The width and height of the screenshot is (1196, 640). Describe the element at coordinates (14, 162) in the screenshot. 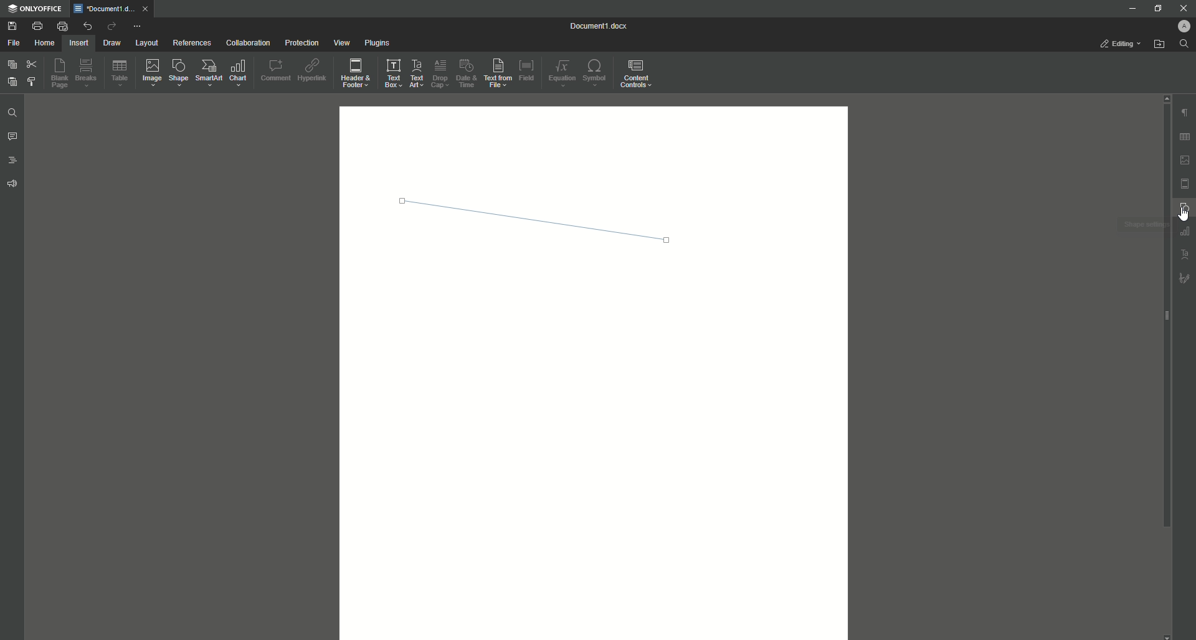

I see `Headings` at that location.